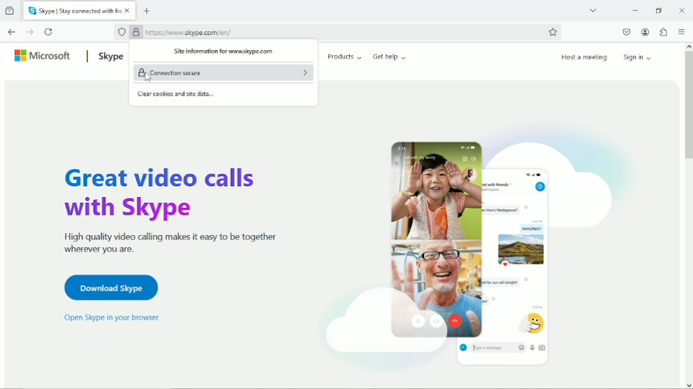 This screenshot has width=693, height=389. I want to click on Connection secure, so click(223, 72).